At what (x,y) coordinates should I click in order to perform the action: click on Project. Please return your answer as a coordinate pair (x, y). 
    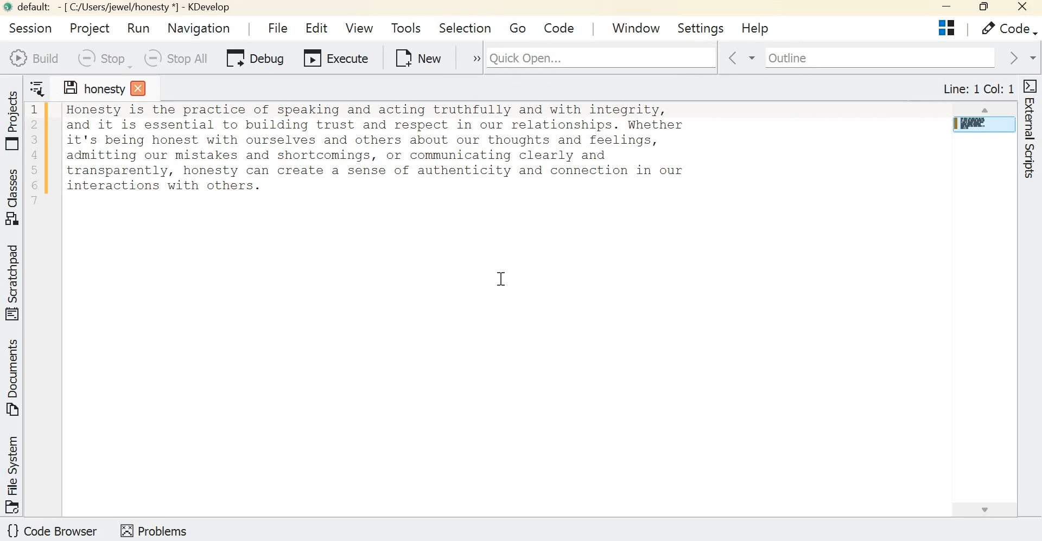
    Looking at the image, I should click on (88, 27).